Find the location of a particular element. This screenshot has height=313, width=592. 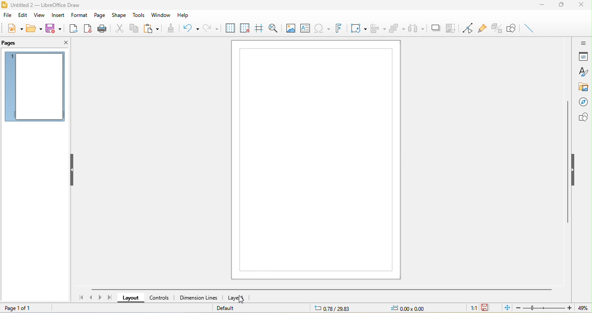

layer is located at coordinates (242, 298).